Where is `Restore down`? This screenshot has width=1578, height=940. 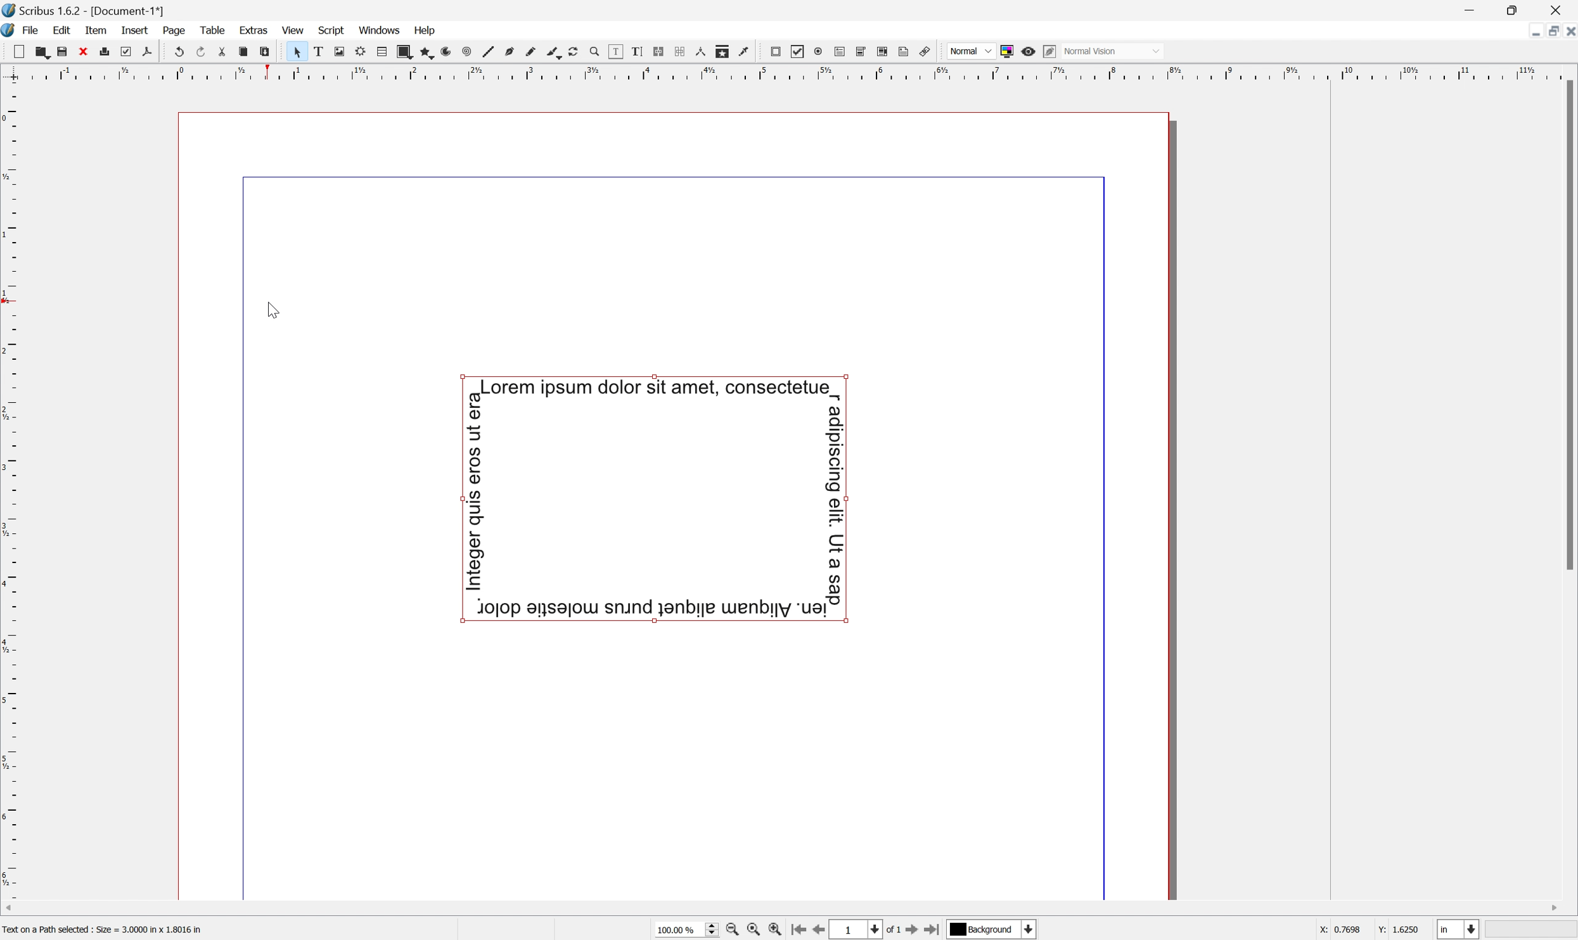 Restore down is located at coordinates (1548, 30).